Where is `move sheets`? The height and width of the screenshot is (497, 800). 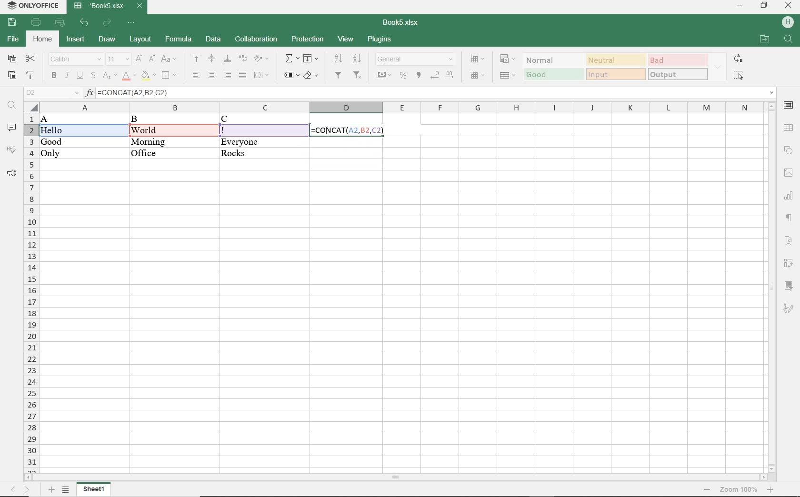
move sheets is located at coordinates (22, 489).